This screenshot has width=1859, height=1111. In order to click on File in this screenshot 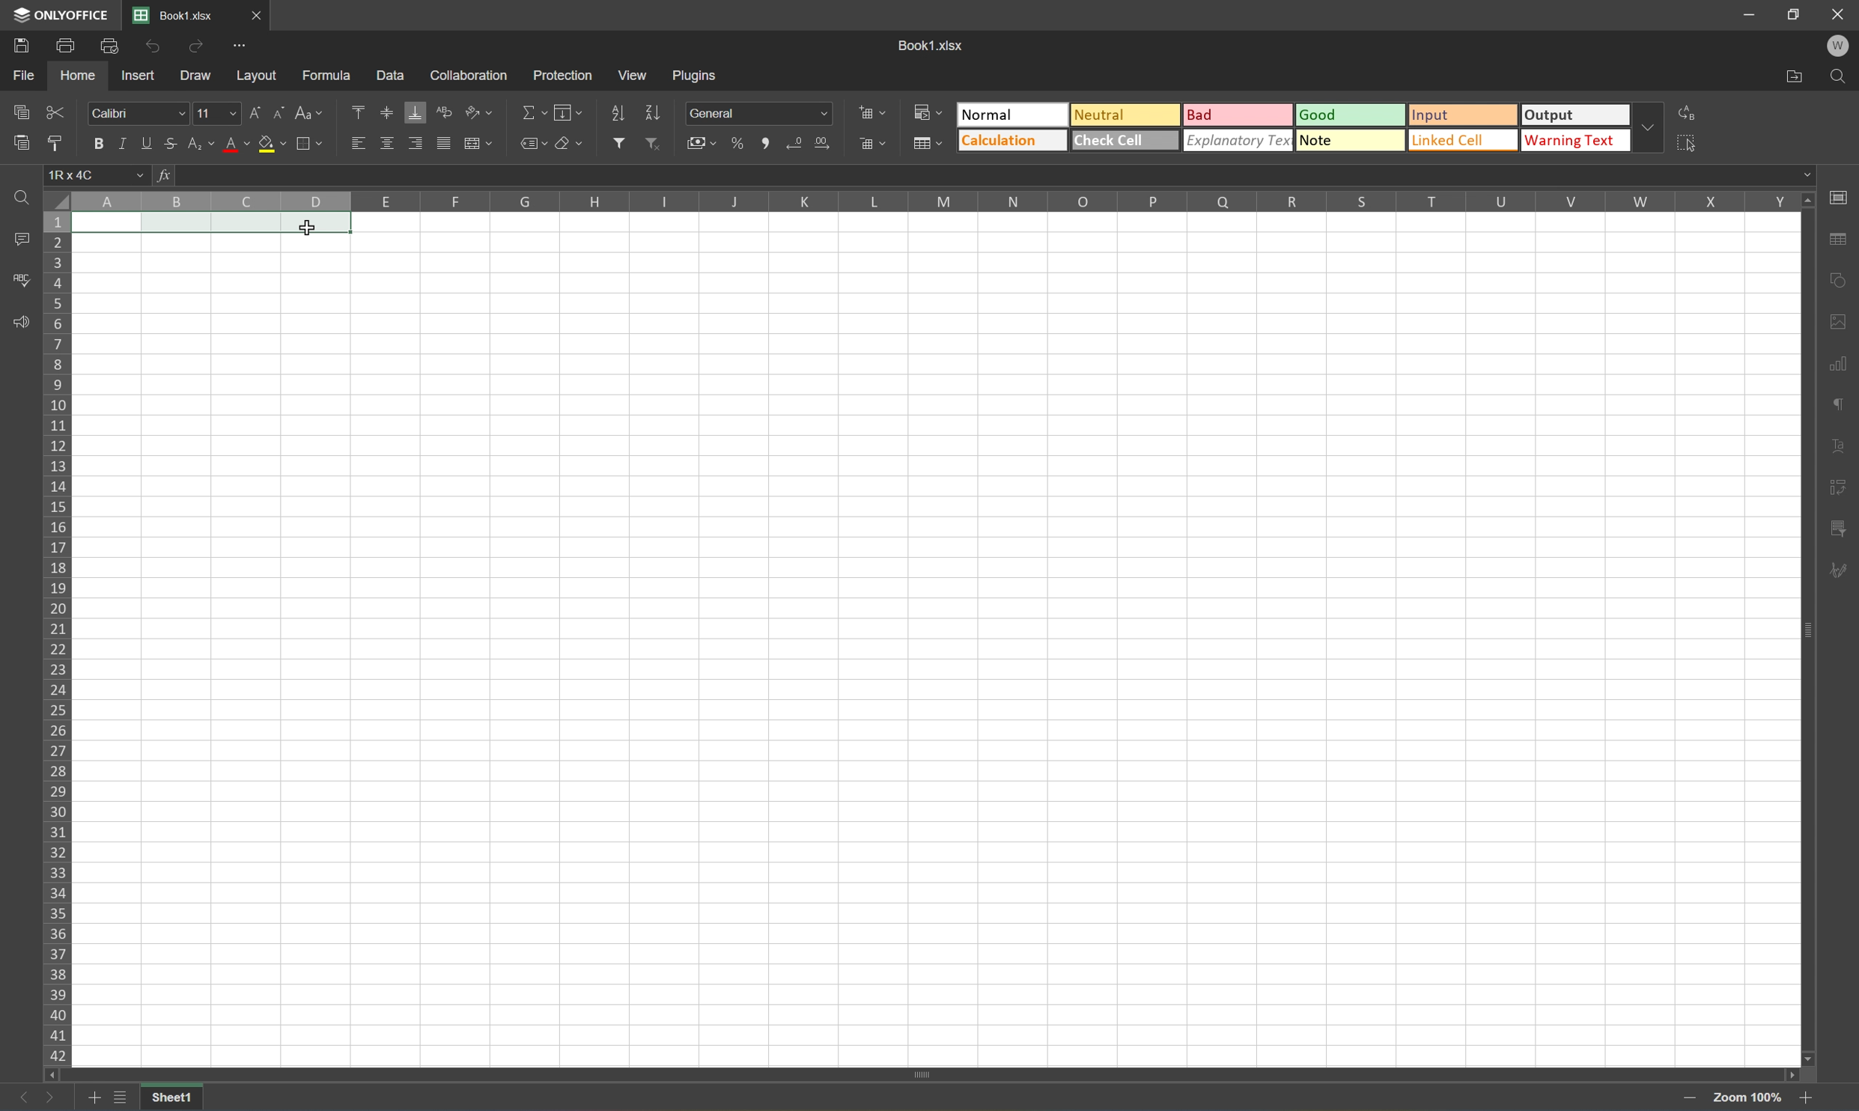, I will do `click(25, 76)`.